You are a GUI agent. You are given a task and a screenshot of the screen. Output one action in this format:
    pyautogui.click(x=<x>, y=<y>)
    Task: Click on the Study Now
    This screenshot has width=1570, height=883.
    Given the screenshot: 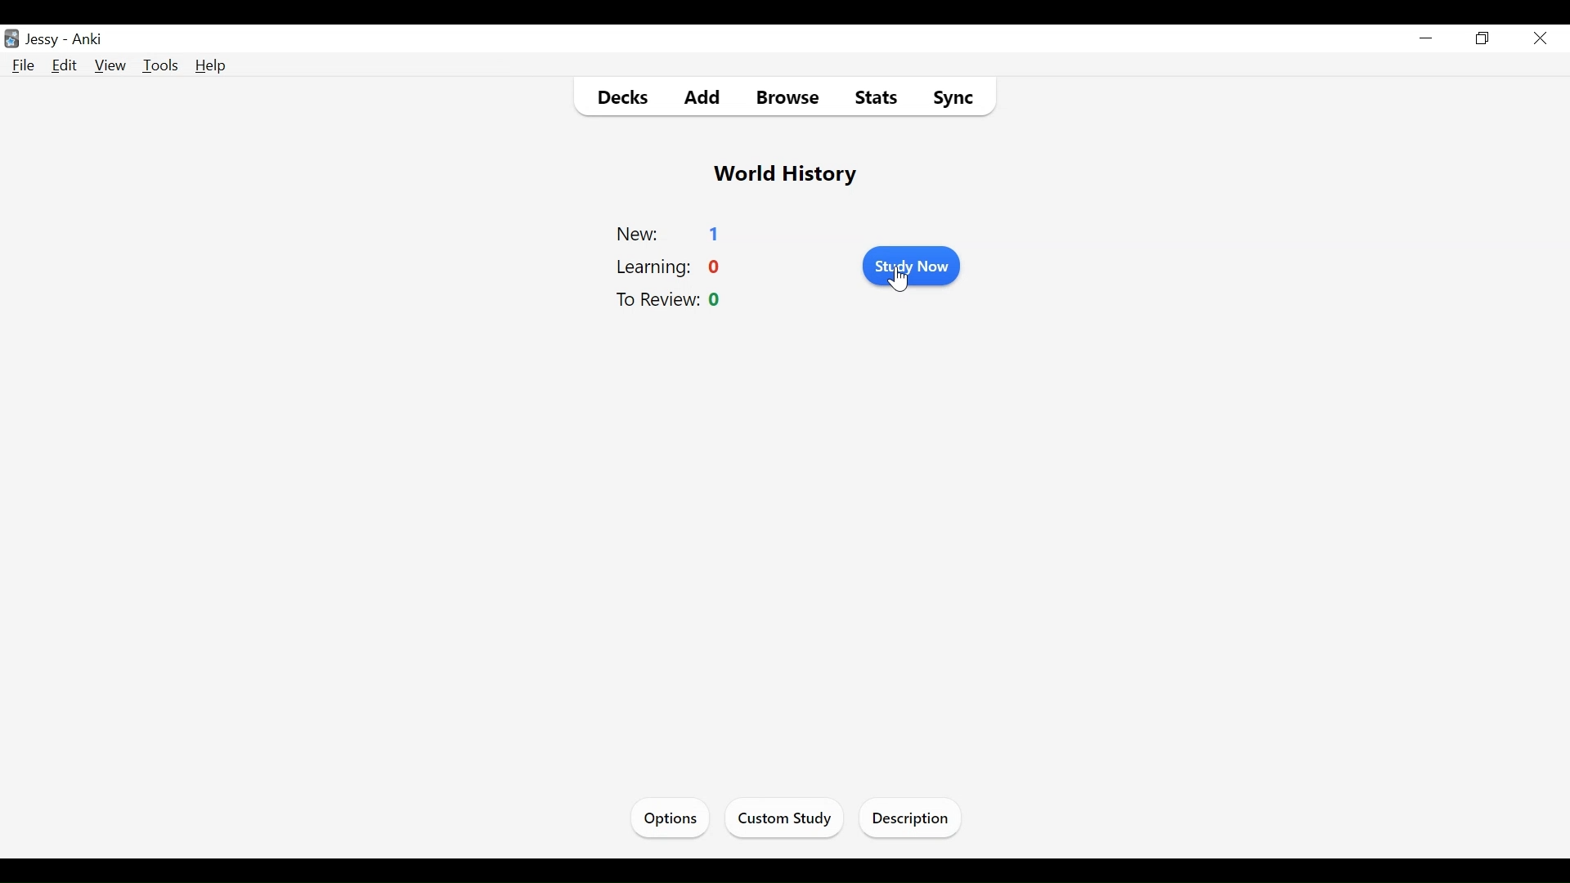 What is the action you would take?
    pyautogui.click(x=910, y=264)
    